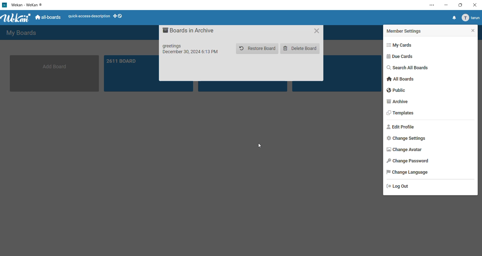  I want to click on member settings, so click(407, 31).